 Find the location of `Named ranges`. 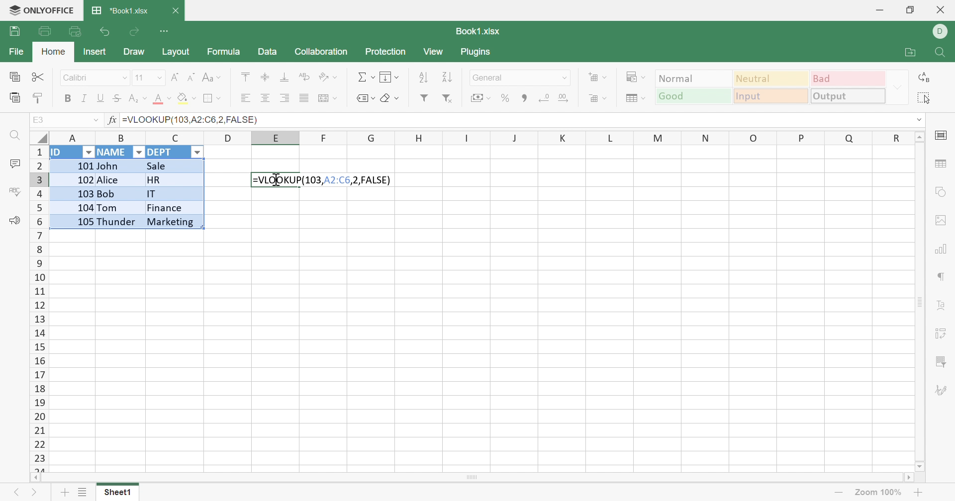

Named ranges is located at coordinates (364, 98).